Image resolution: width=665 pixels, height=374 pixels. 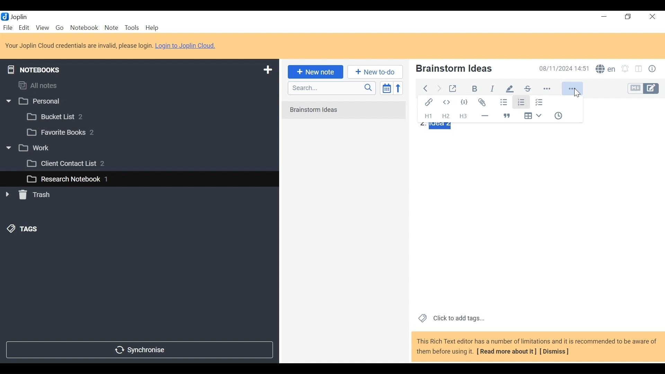 I want to click on View, so click(x=42, y=27).